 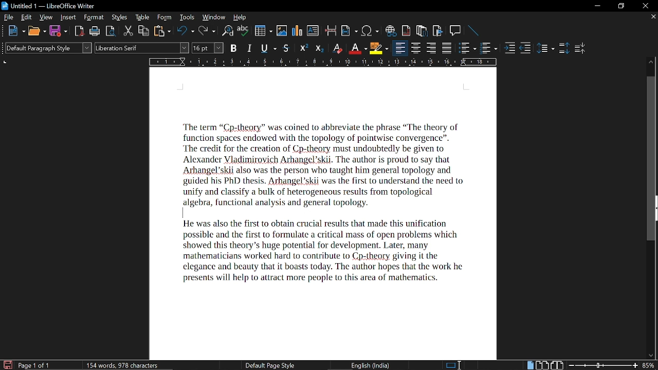 I want to click on Strikethrough, so click(x=287, y=48).